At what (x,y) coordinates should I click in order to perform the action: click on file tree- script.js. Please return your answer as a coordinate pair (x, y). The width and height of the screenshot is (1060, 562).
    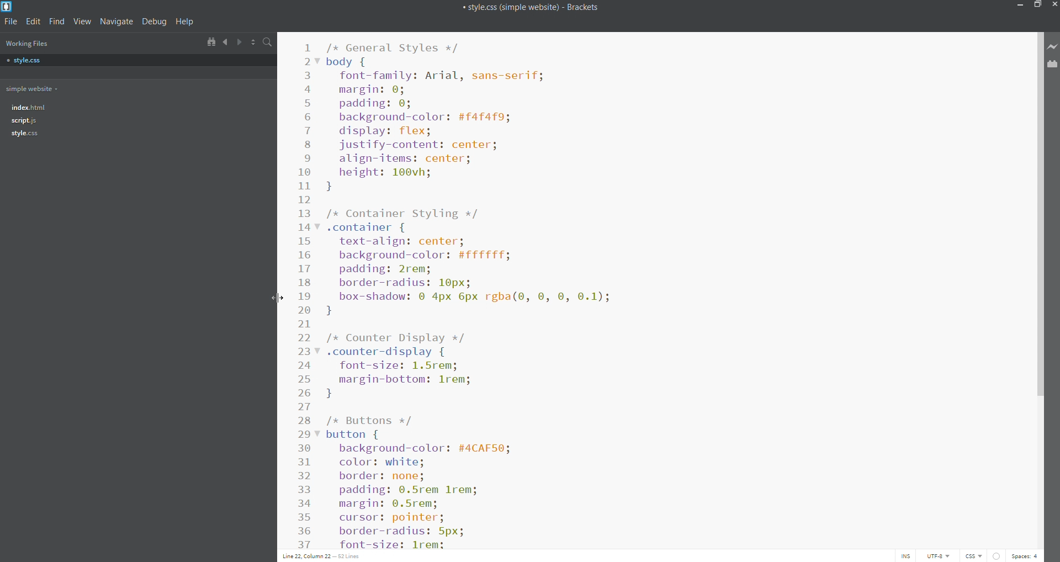
    Looking at the image, I should click on (24, 121).